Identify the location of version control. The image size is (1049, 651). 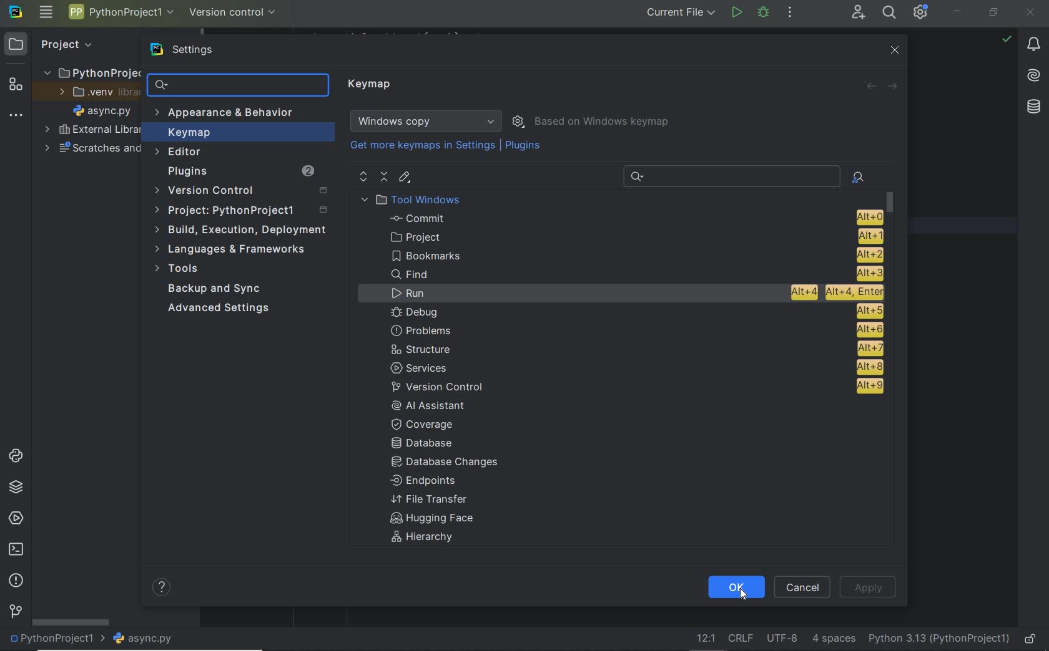
(633, 387).